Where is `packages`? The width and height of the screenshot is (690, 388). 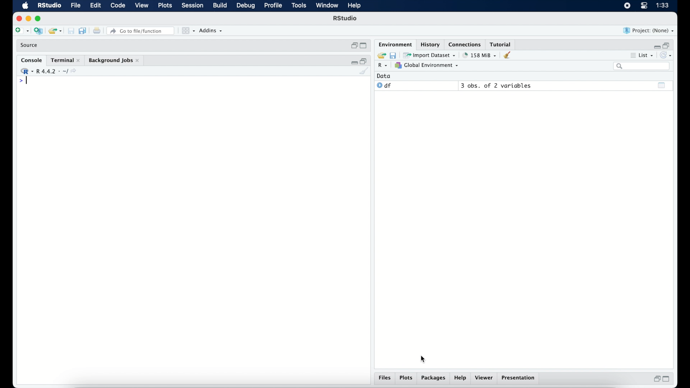 packages is located at coordinates (433, 378).